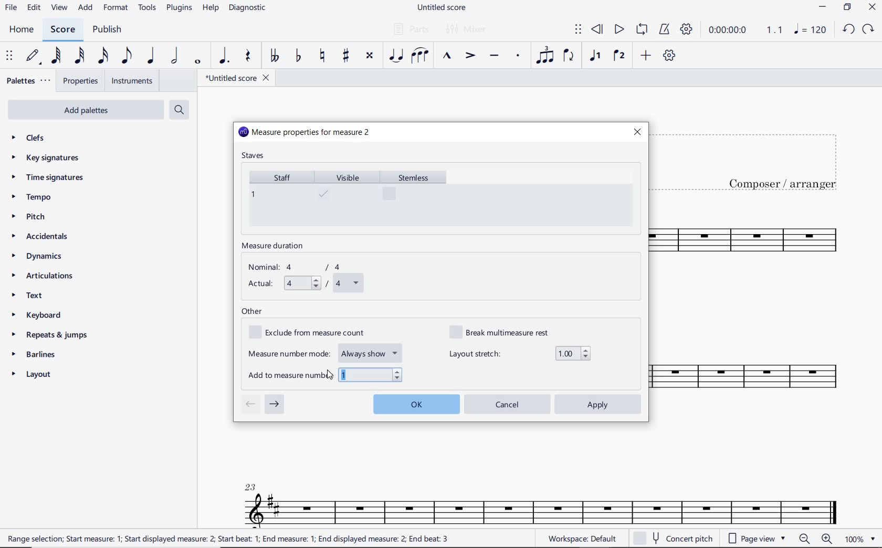 The height and width of the screenshot is (548, 882). Describe the element at coordinates (107, 30) in the screenshot. I see `PUBLISH` at that location.